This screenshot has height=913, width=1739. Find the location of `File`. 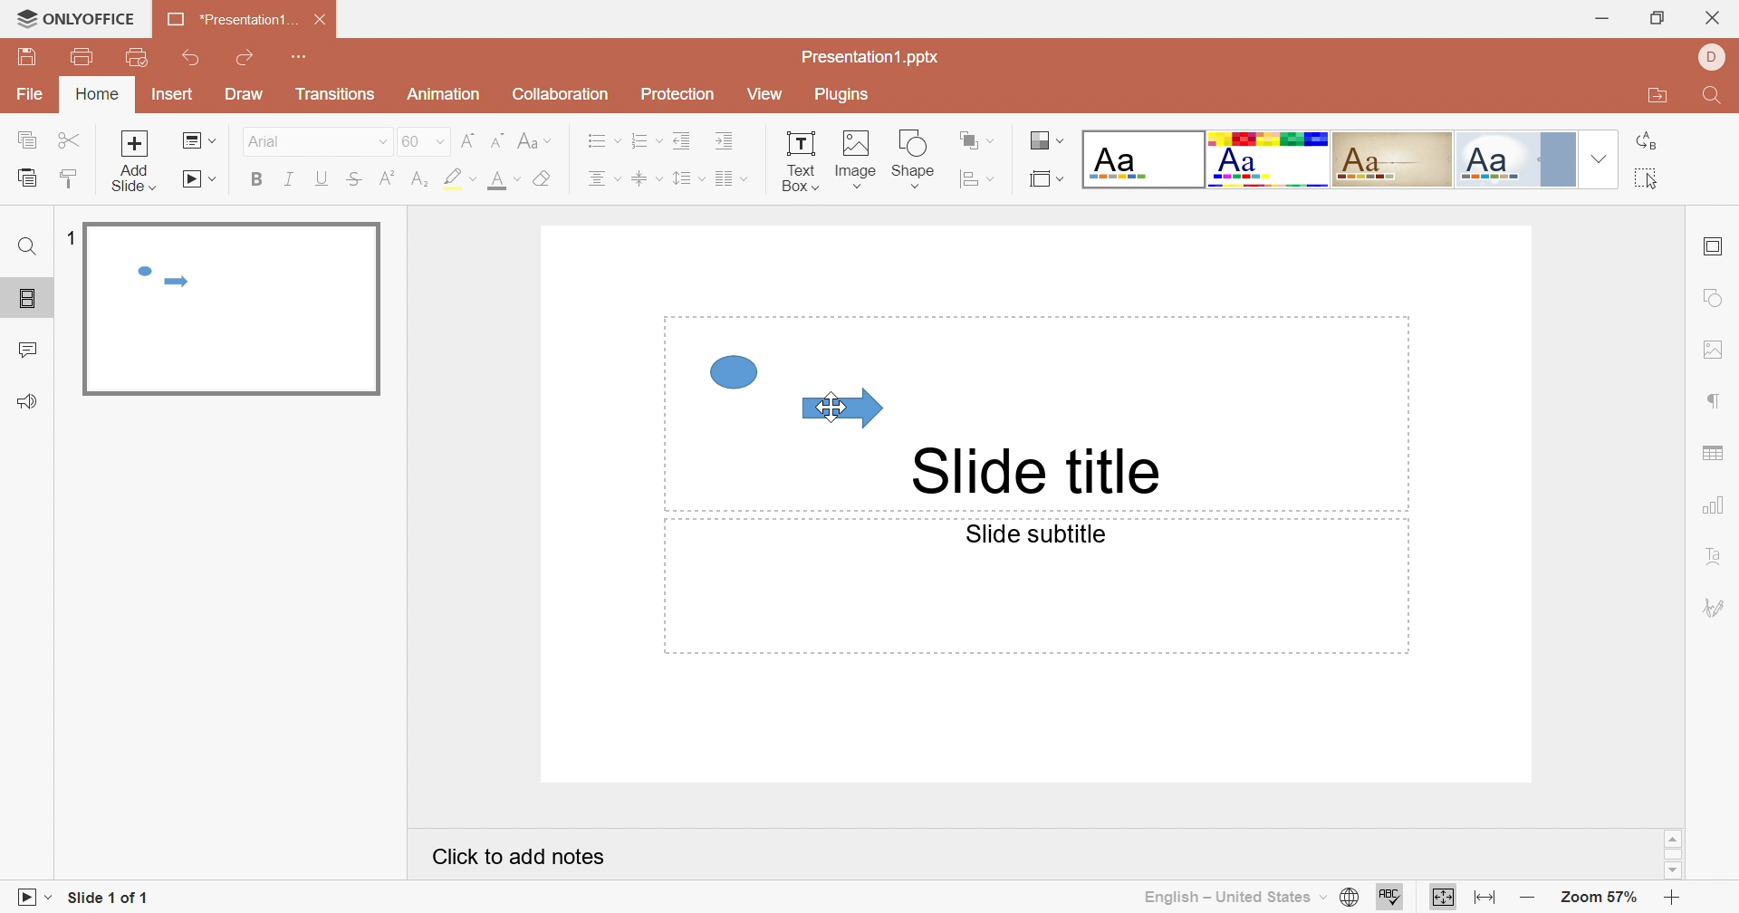

File is located at coordinates (29, 93).